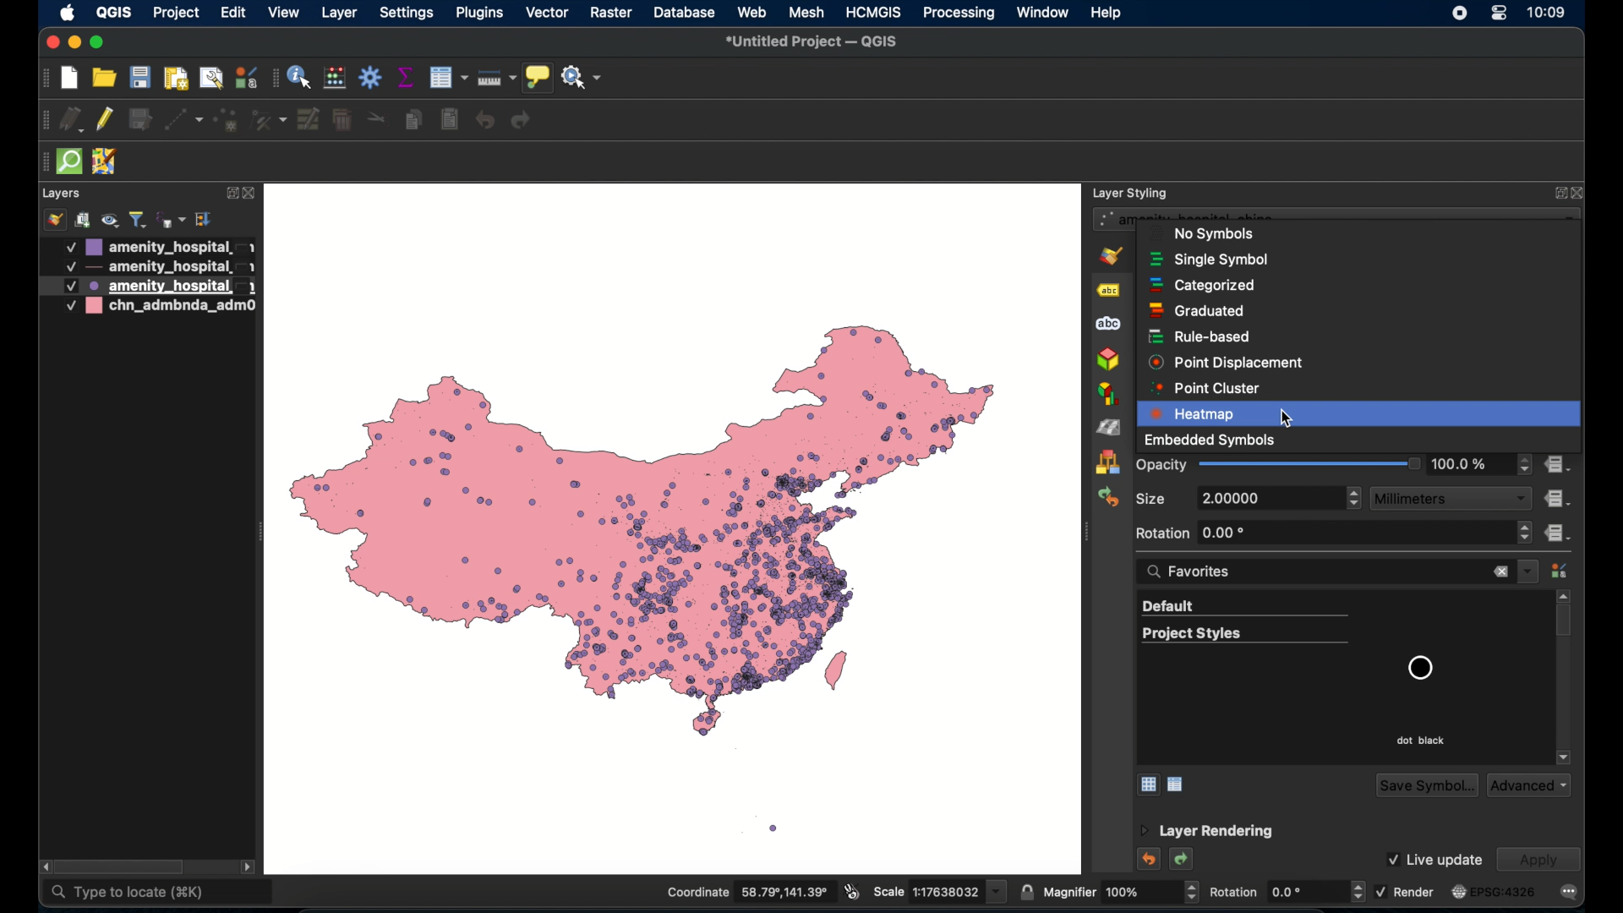 This screenshot has width=1623, height=913. Describe the element at coordinates (1132, 192) in the screenshot. I see `layer styling` at that location.